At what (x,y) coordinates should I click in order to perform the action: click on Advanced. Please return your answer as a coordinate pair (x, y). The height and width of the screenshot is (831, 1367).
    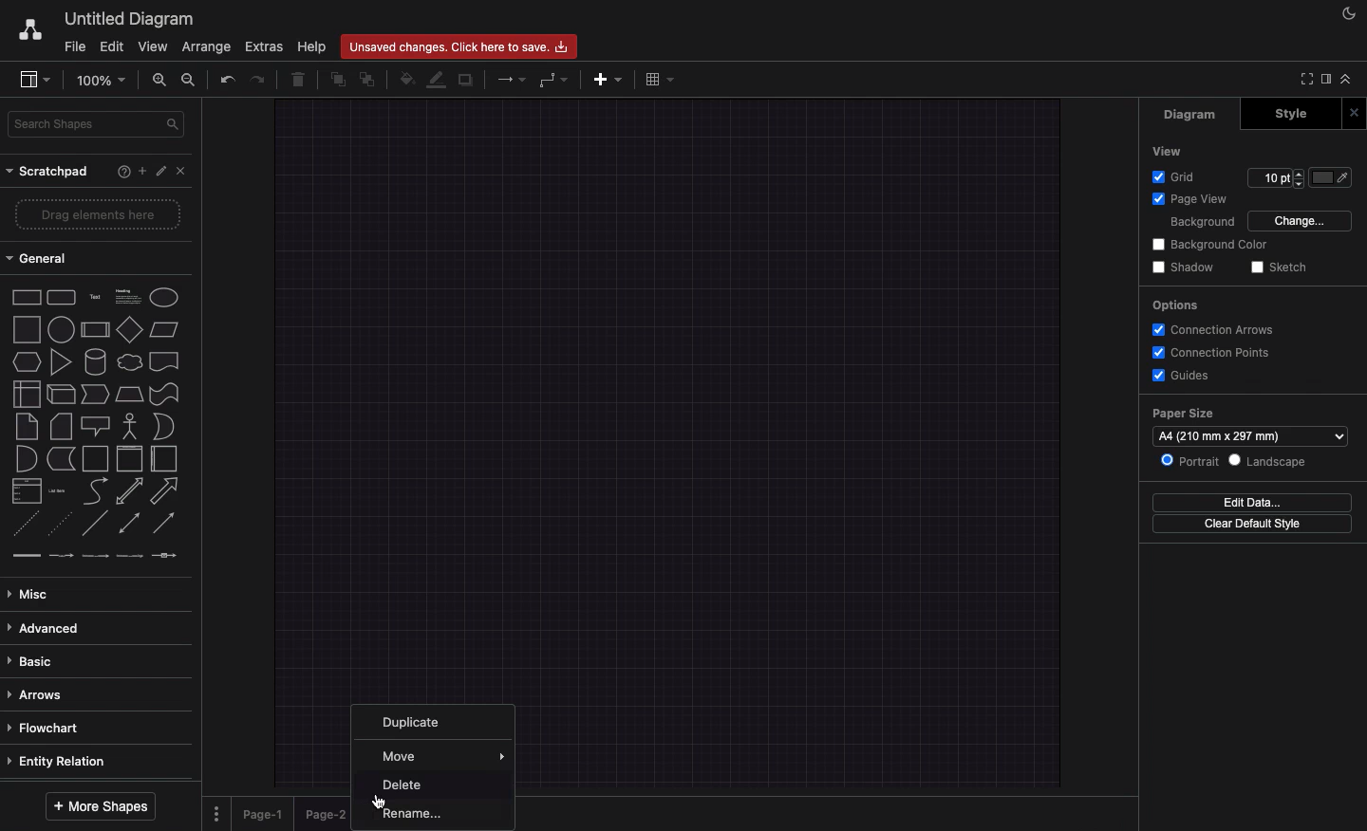
    Looking at the image, I should click on (49, 628).